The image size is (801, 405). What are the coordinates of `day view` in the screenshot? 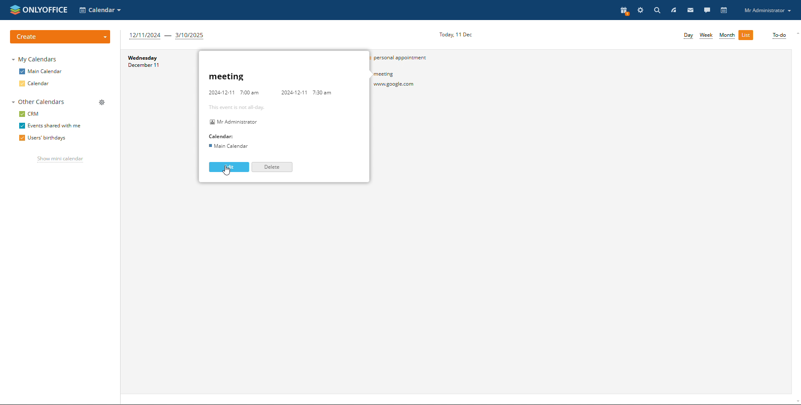 It's located at (688, 36).